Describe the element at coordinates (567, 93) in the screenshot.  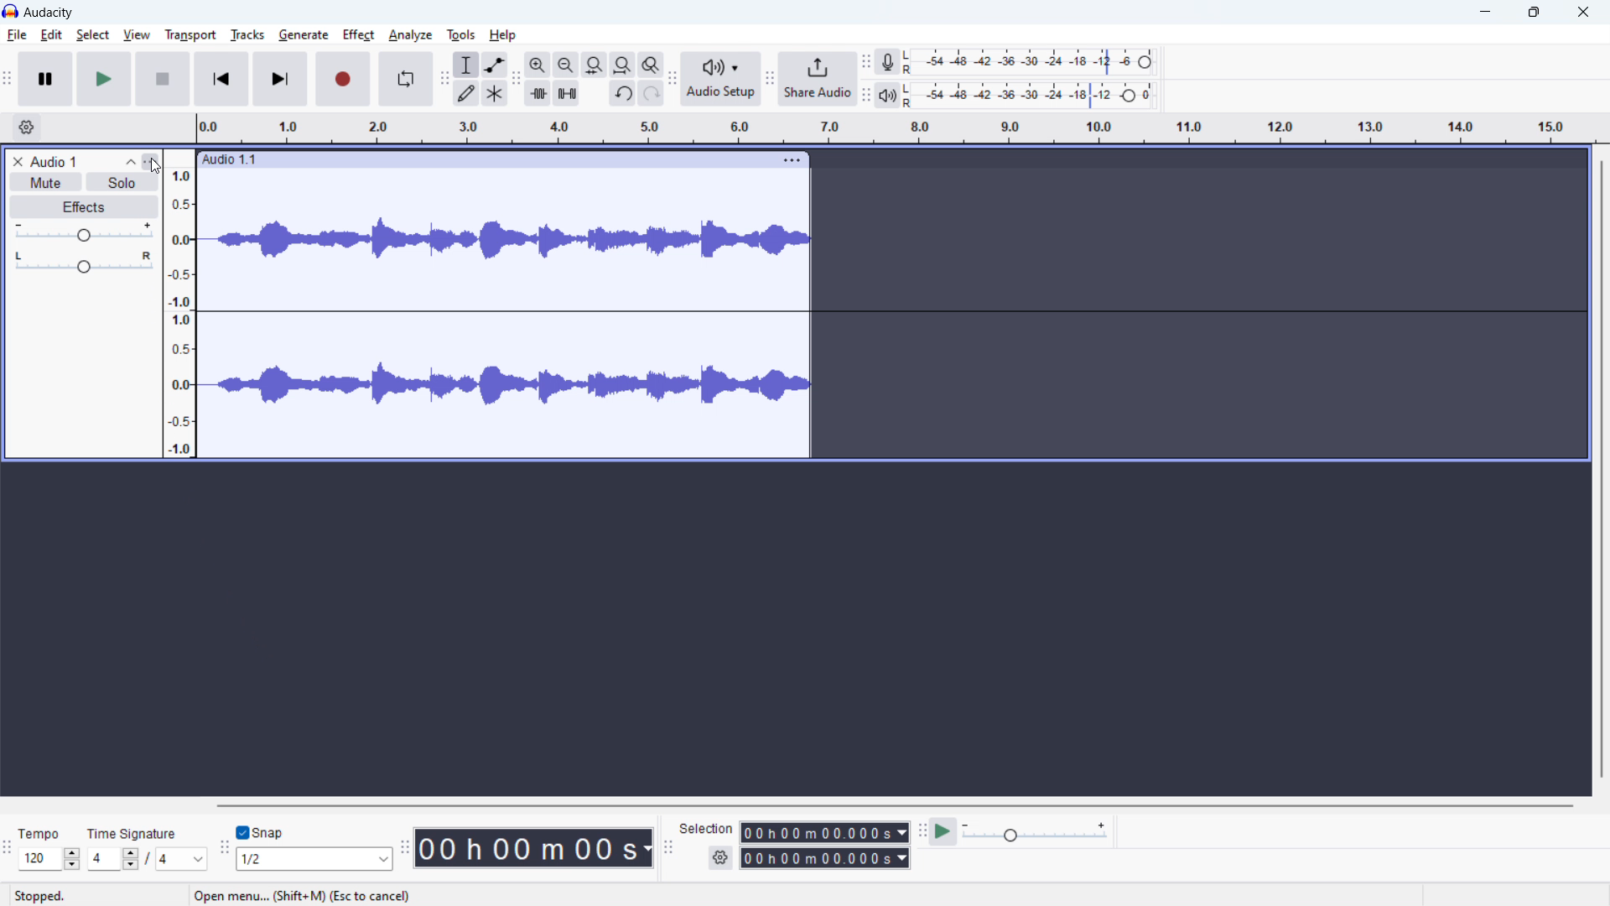
I see `silence audio selection` at that location.